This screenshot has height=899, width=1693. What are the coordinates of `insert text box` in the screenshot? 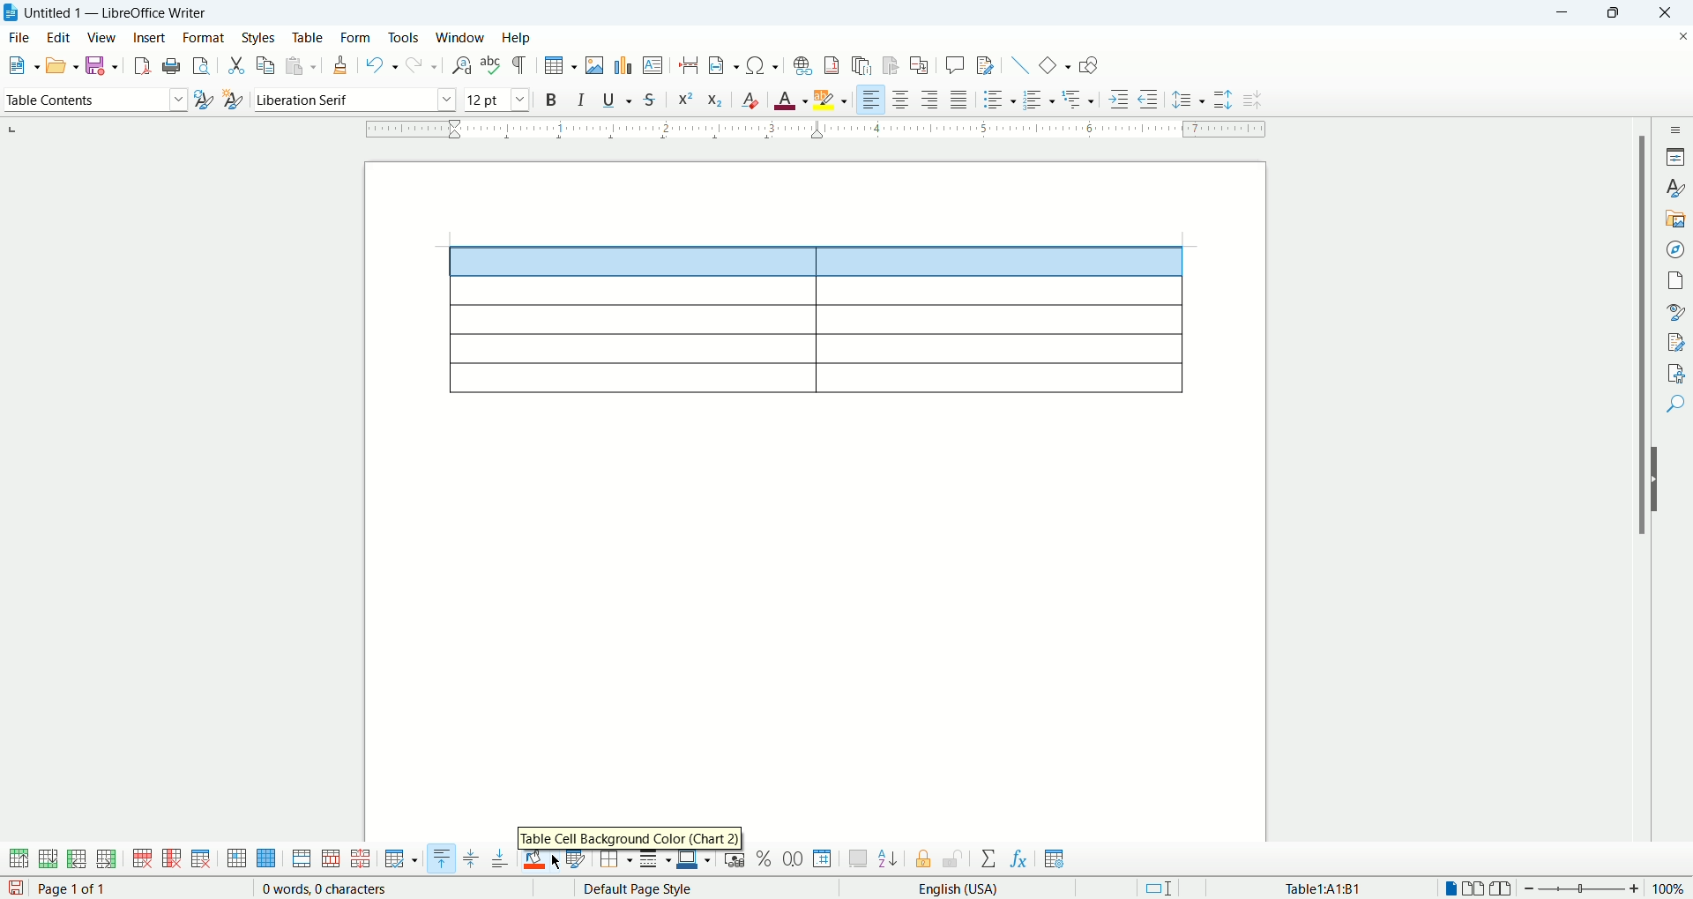 It's located at (654, 64).